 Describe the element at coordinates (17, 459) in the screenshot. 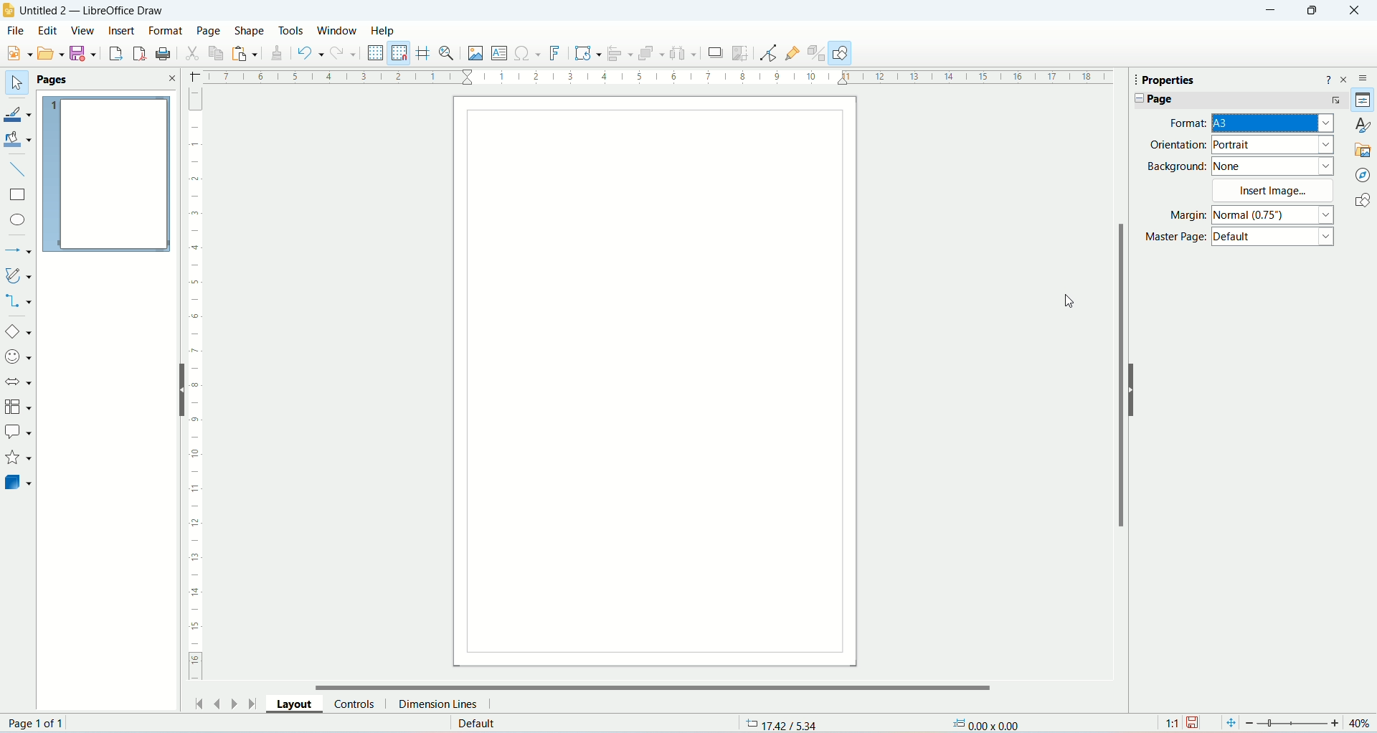

I see `starts and banners` at that location.